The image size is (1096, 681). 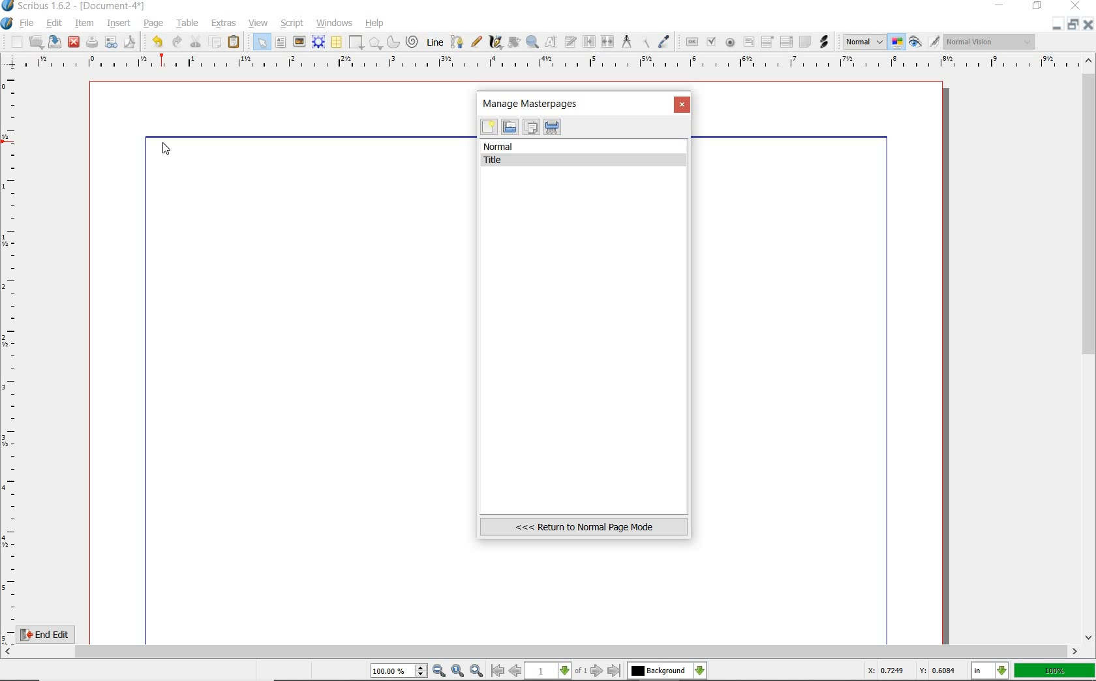 What do you see at coordinates (474, 42) in the screenshot?
I see `freehand line` at bounding box center [474, 42].